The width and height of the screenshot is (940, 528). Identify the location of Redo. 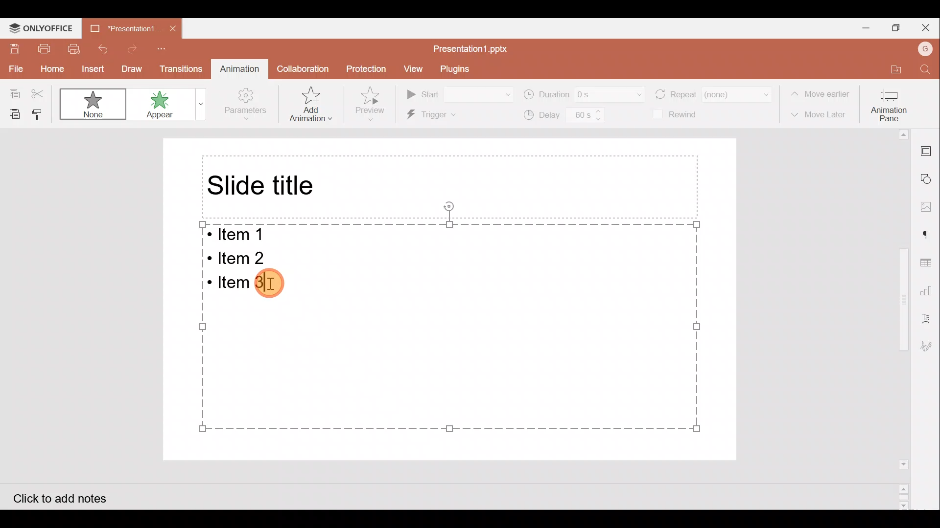
(132, 49).